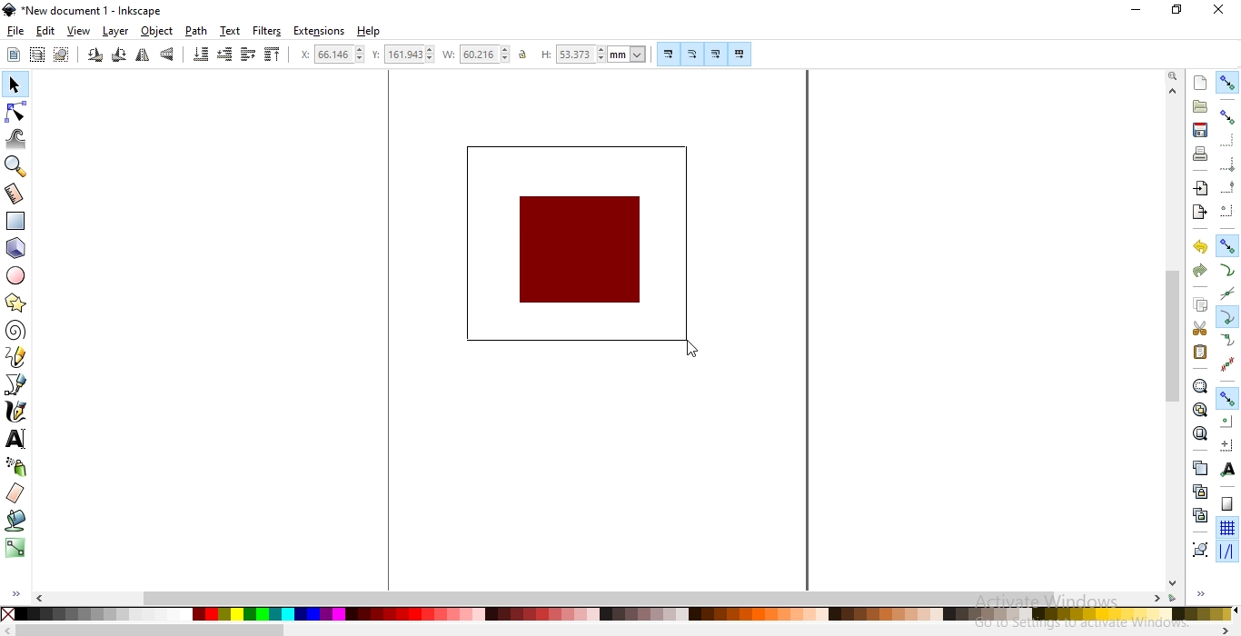 This screenshot has height=636, width=1241. Describe the element at coordinates (1198, 549) in the screenshot. I see `group selected objects` at that location.